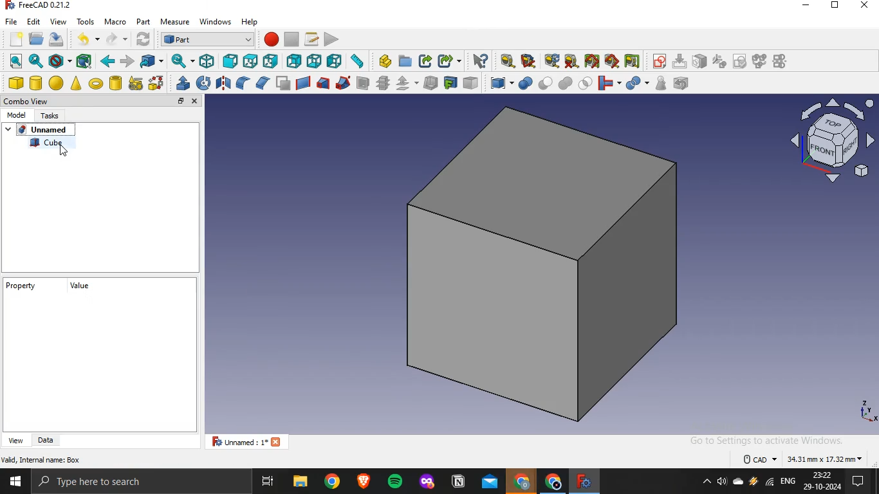 This screenshot has height=494, width=879. I want to click on what's this, so click(480, 61).